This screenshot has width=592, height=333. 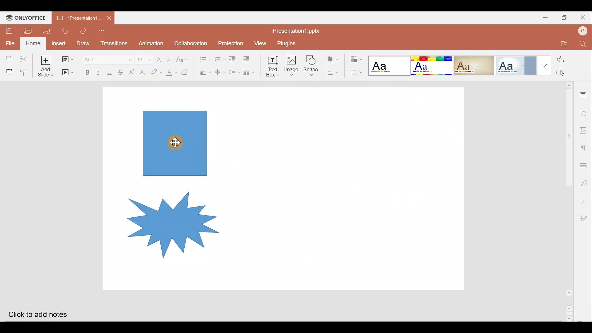 I want to click on ONLYOFFICE, so click(x=27, y=17).